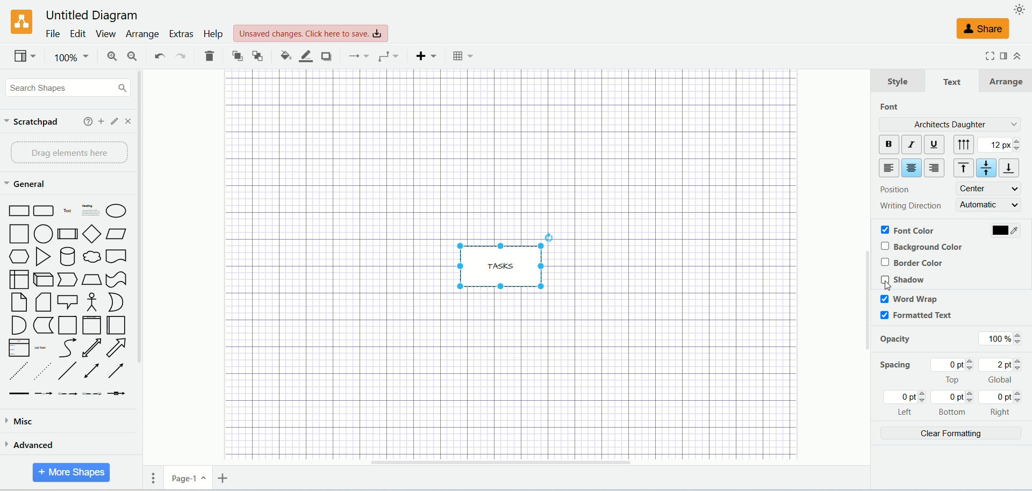 The image size is (1032, 491). Describe the element at coordinates (68, 372) in the screenshot. I see `Line` at that location.